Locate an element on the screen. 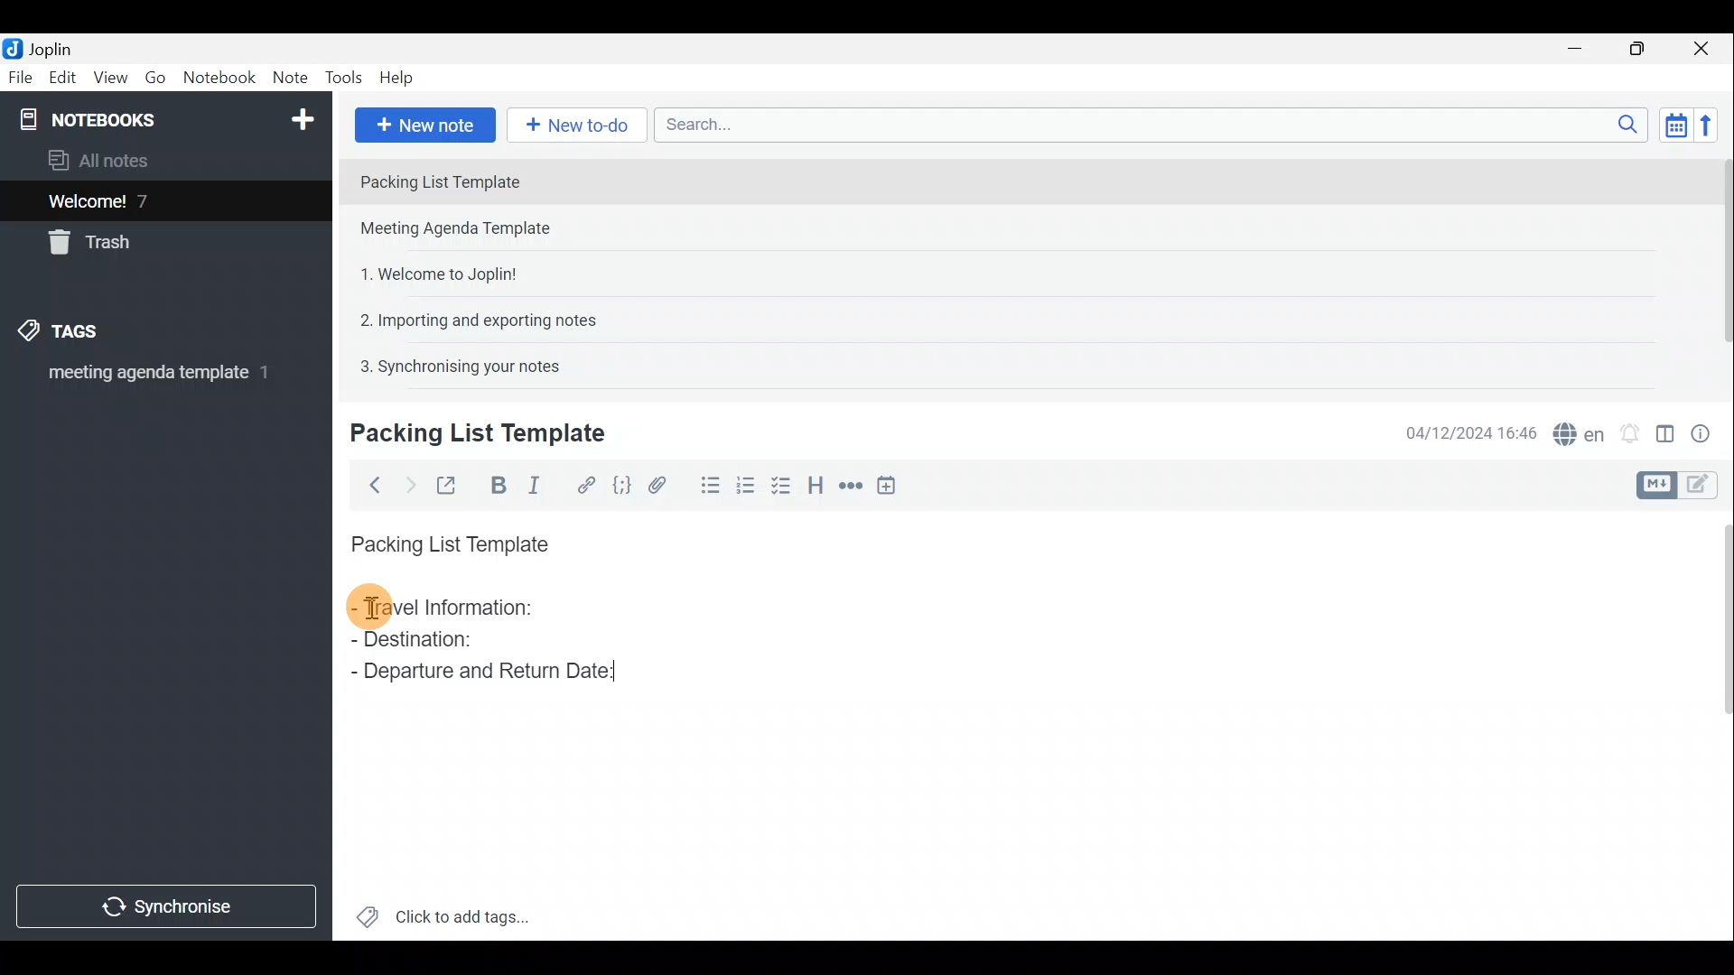 This screenshot has width=1734, height=975. New note is located at coordinates (424, 123).